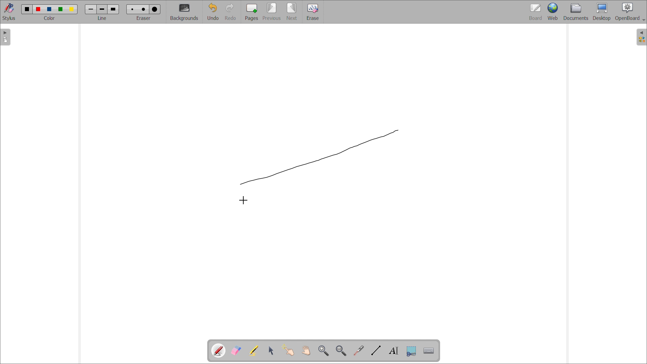 The height and width of the screenshot is (364, 647). Describe the element at coordinates (102, 19) in the screenshot. I see `select line width` at that location.